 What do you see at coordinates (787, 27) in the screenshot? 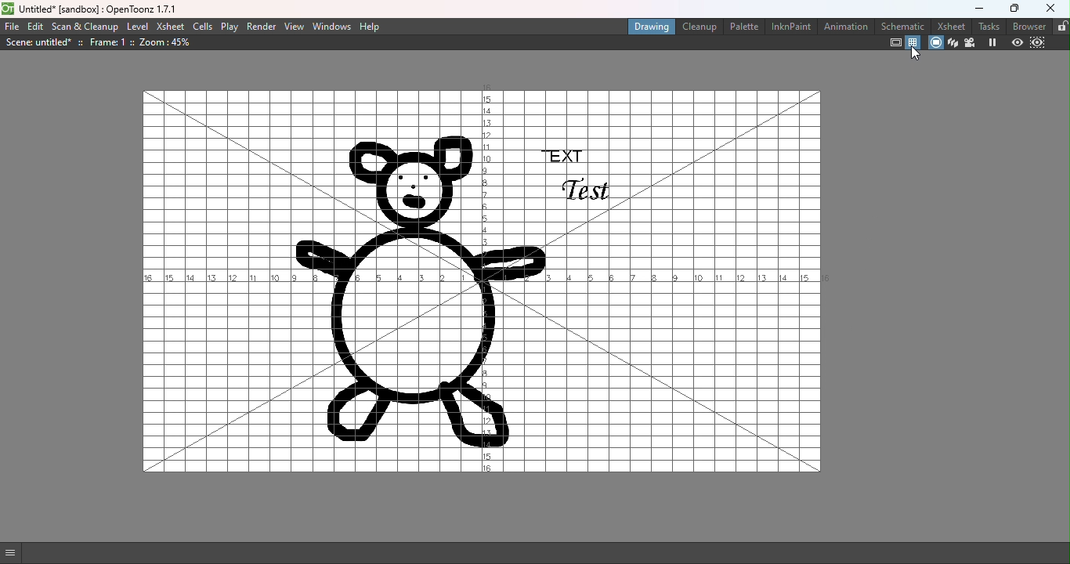
I see `InknPaint` at bounding box center [787, 27].